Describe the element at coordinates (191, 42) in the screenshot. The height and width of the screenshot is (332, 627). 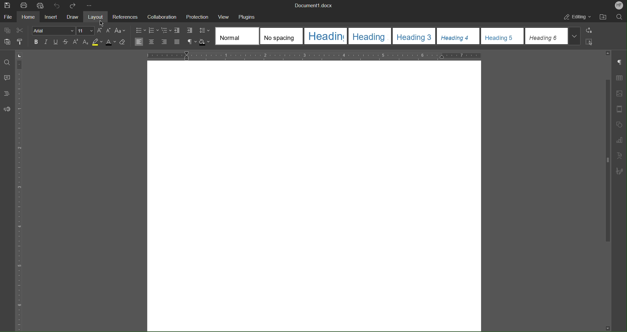
I see `Non-Printing Character` at that location.